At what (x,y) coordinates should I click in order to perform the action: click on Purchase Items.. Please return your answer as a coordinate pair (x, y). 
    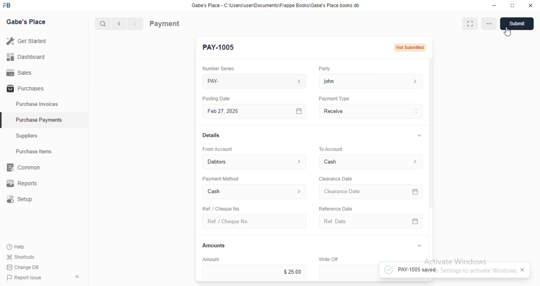
    Looking at the image, I should click on (37, 152).